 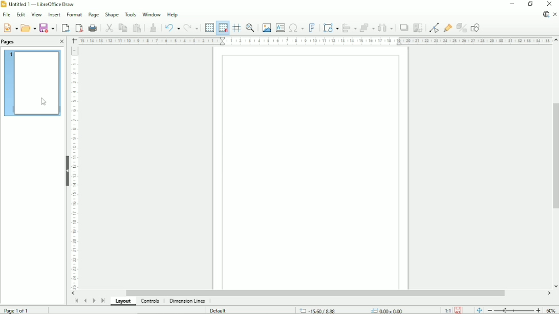 I want to click on Hide, so click(x=67, y=169).